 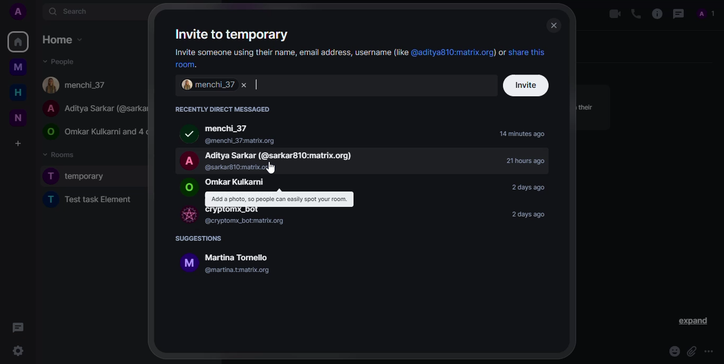 I want to click on Invite someone using their name, email address, username (like @aditya810:matrix.org) or share this room., so click(x=362, y=58).